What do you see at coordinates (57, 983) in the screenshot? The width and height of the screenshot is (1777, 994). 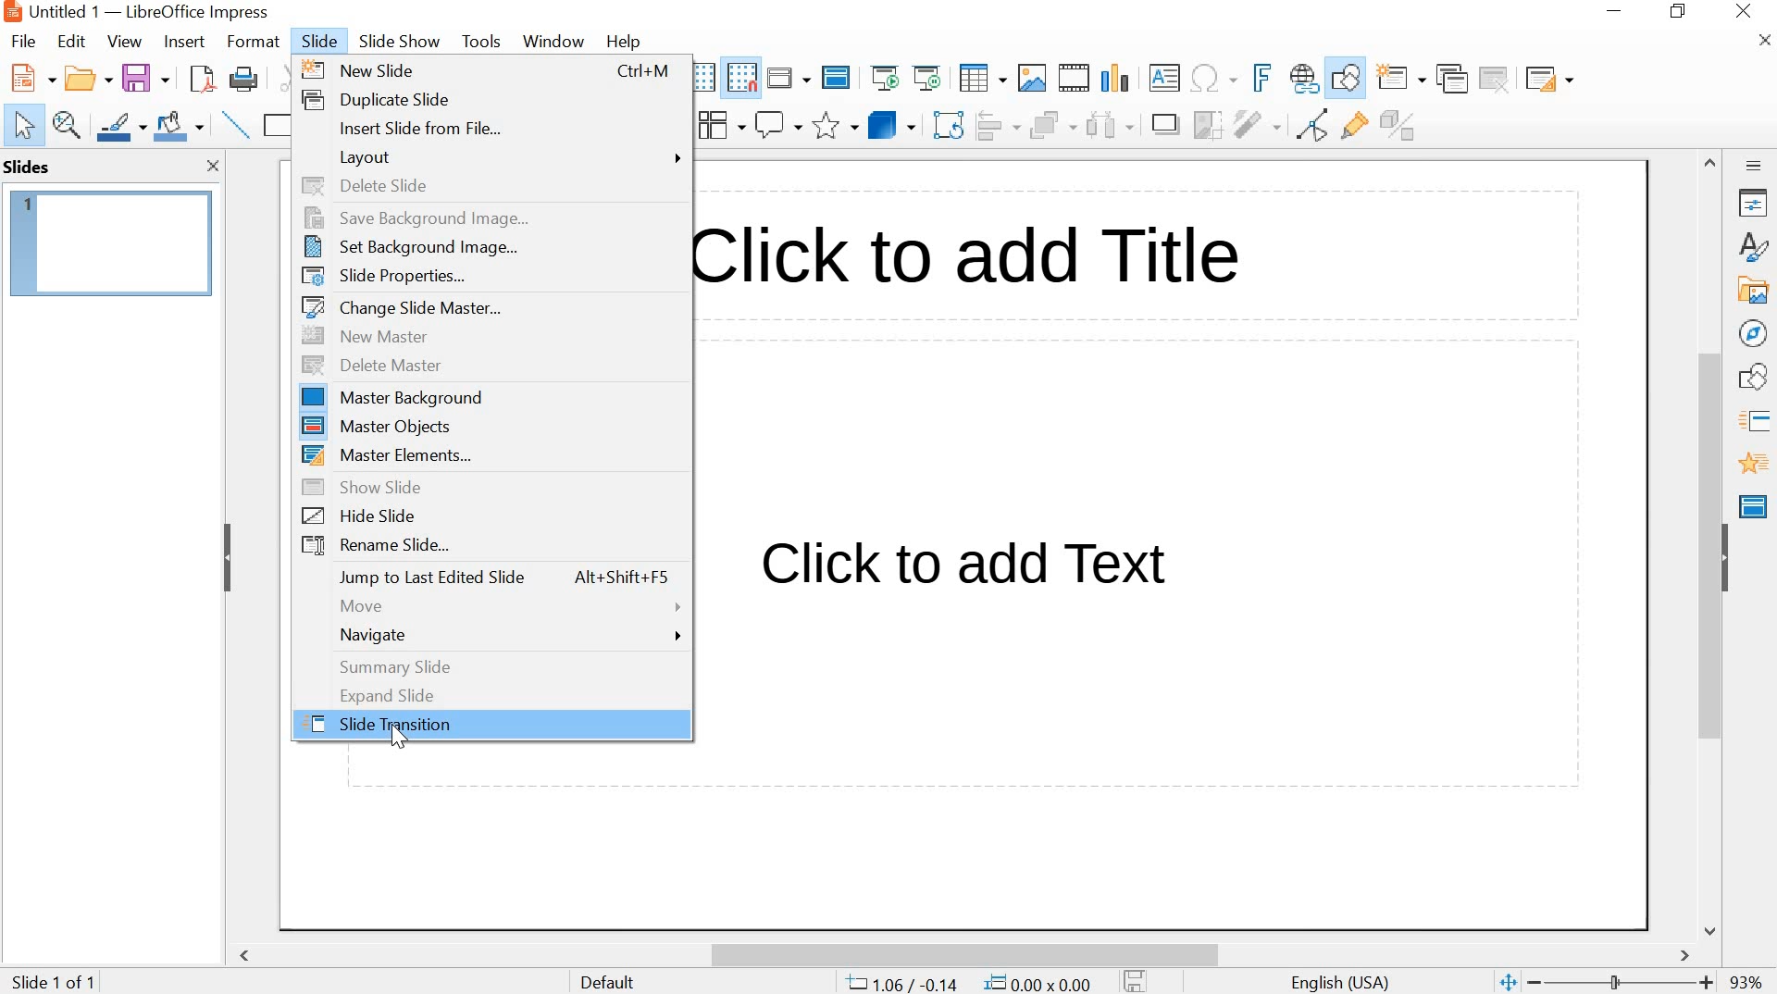 I see `SLIDE 1 OF 1` at bounding box center [57, 983].